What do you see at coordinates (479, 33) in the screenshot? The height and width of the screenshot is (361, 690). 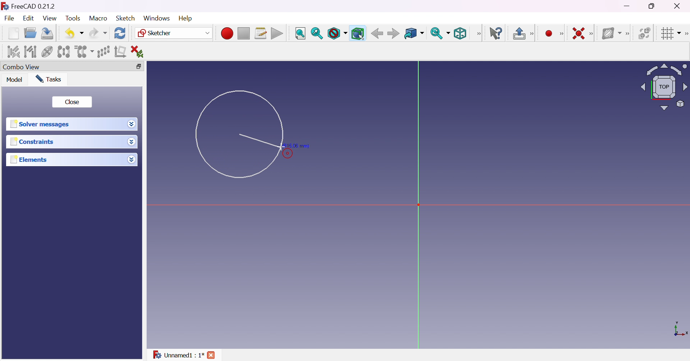 I see `View` at bounding box center [479, 33].